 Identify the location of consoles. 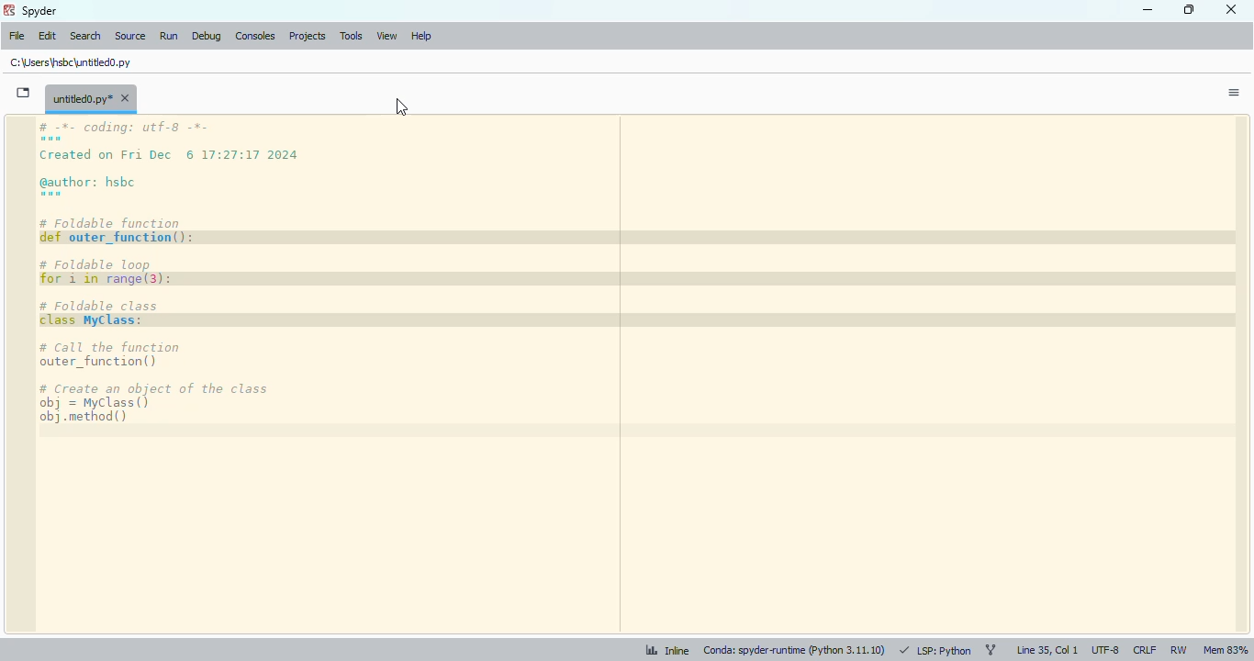
(254, 36).